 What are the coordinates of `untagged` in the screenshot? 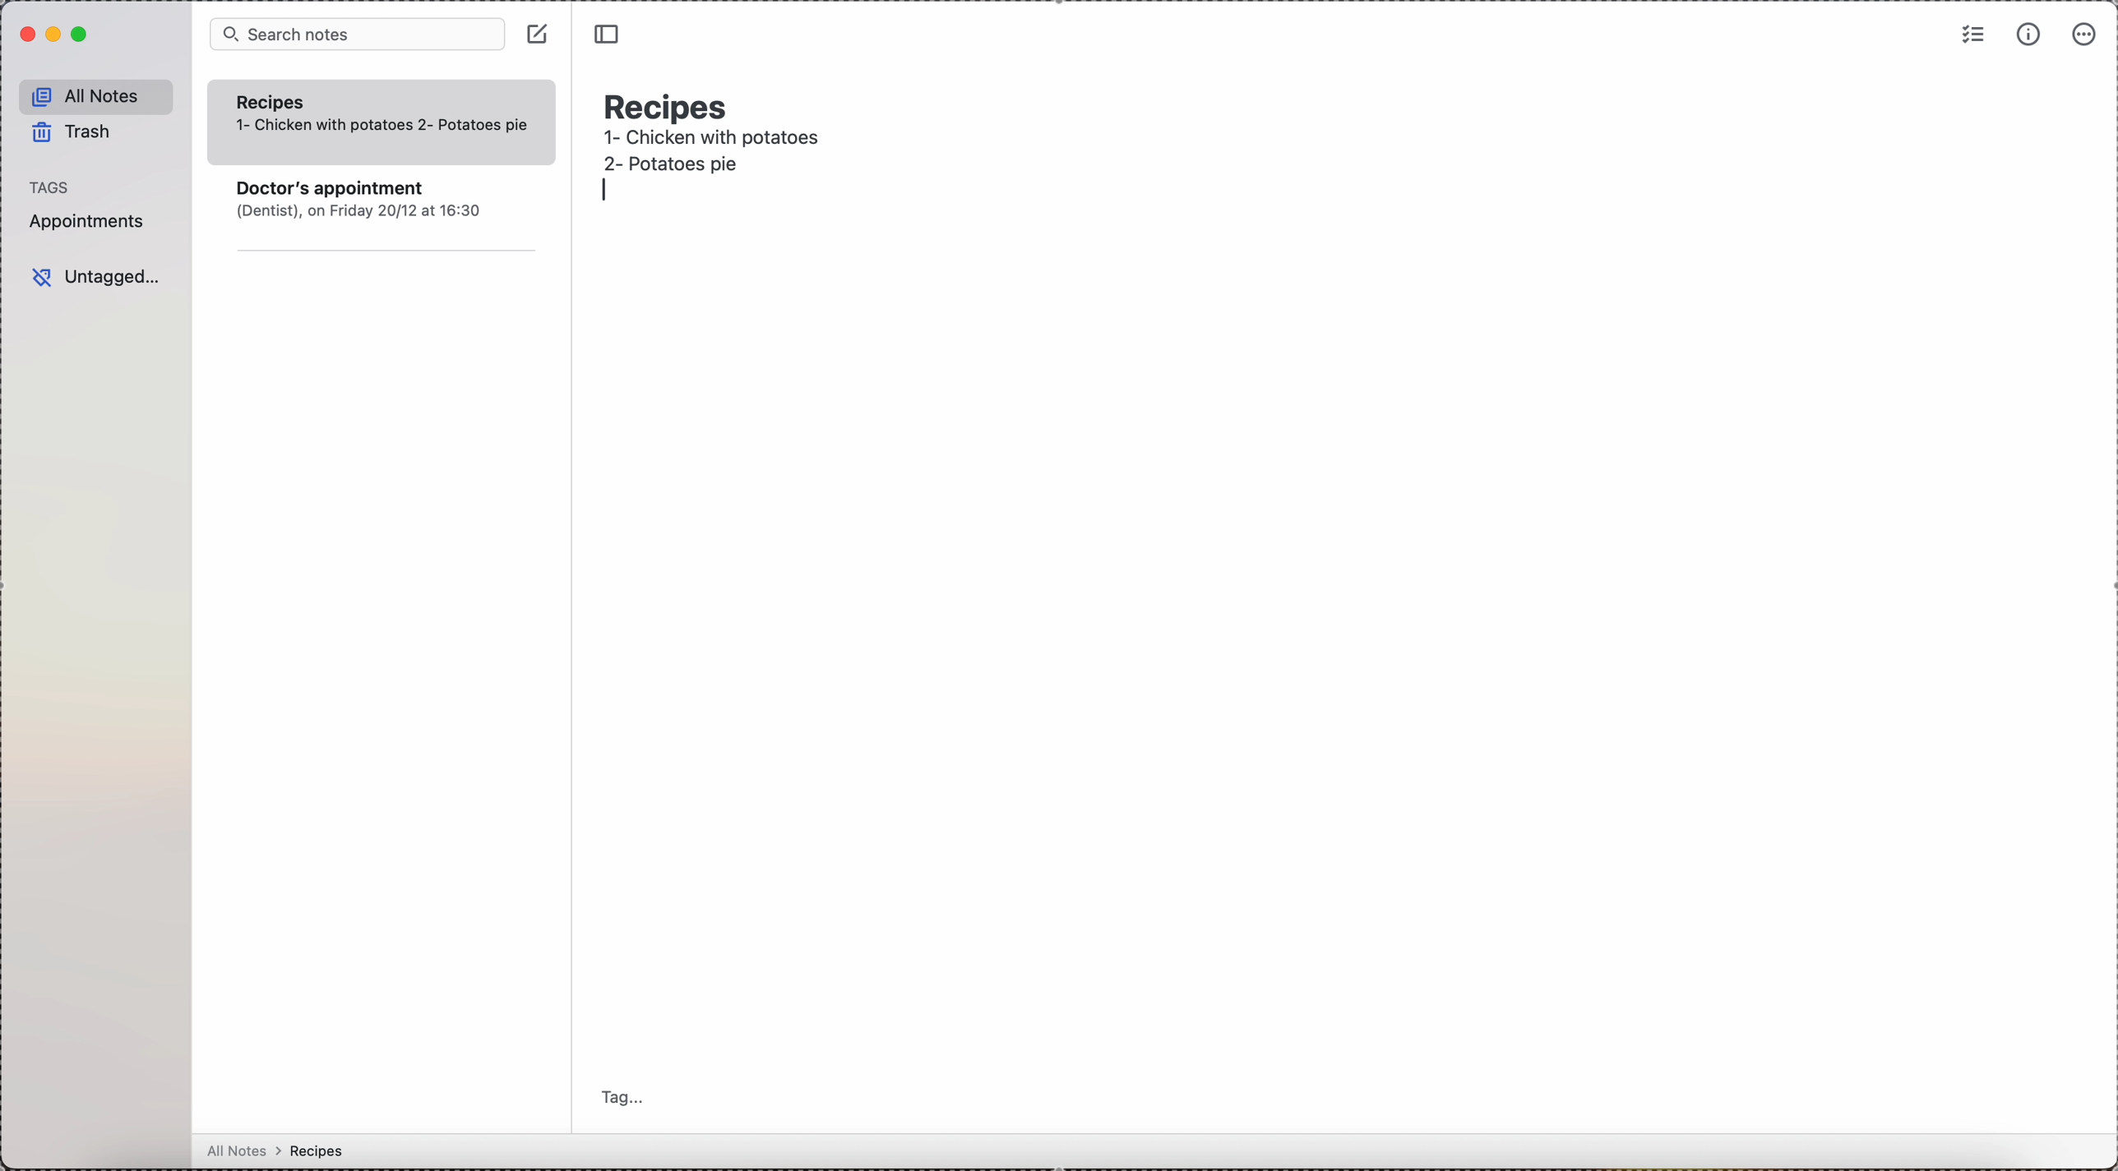 It's located at (93, 276).